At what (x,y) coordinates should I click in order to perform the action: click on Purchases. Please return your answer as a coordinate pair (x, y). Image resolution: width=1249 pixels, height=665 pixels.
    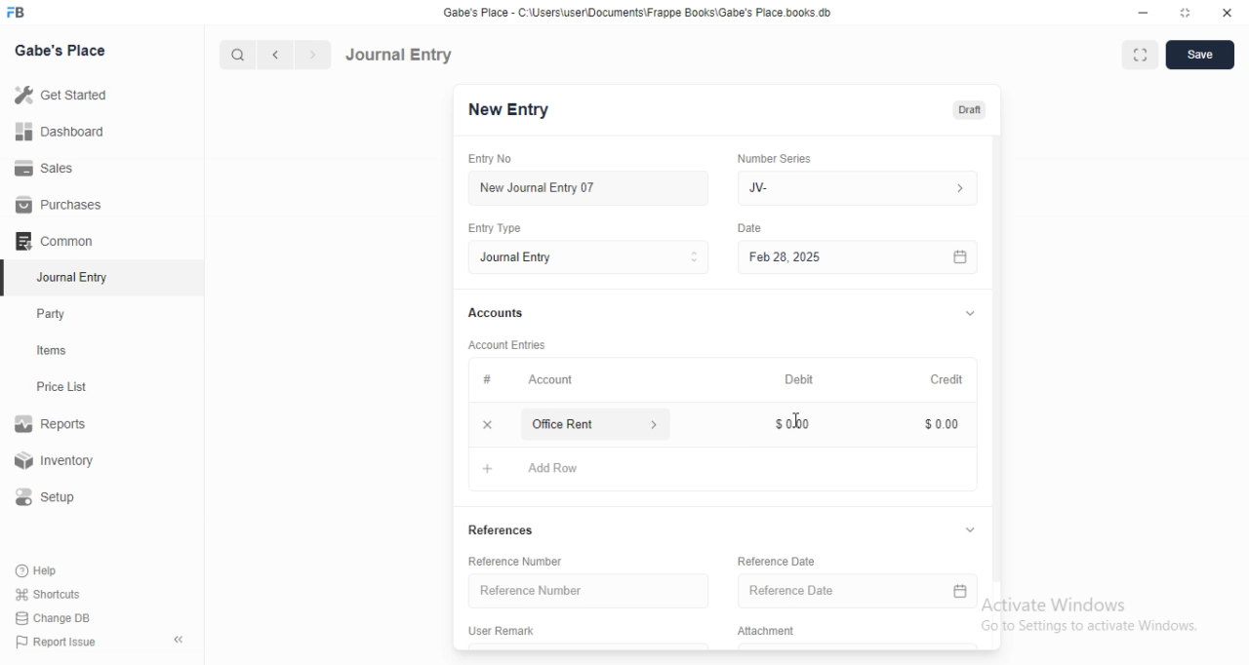
    Looking at the image, I should click on (60, 205).